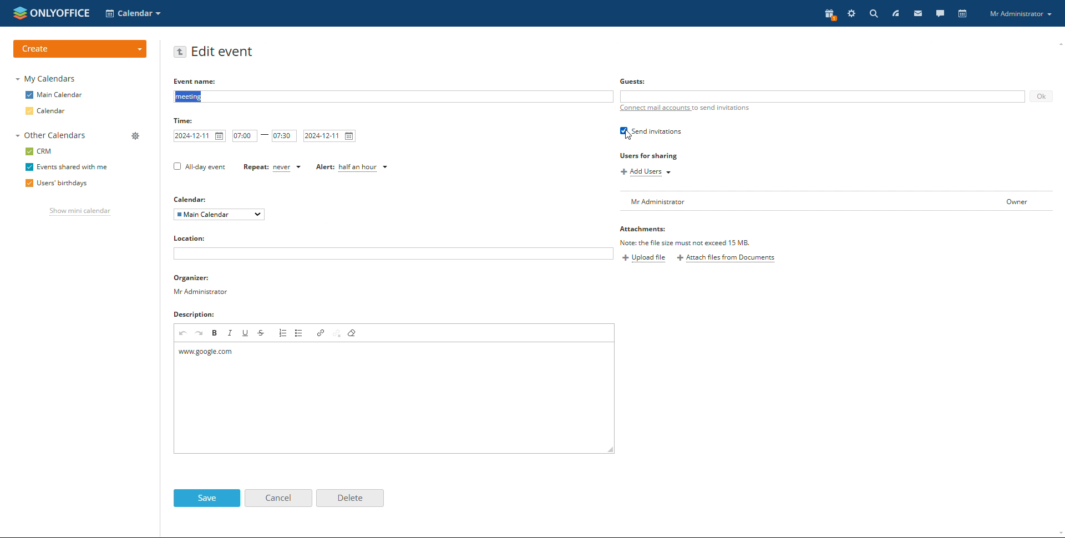 The width and height of the screenshot is (1065, 538). What do you see at coordinates (284, 333) in the screenshot?
I see `insert/remove numbered list` at bounding box center [284, 333].